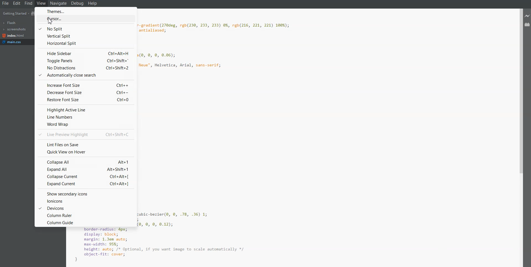  I want to click on Line Number, so click(85, 117).